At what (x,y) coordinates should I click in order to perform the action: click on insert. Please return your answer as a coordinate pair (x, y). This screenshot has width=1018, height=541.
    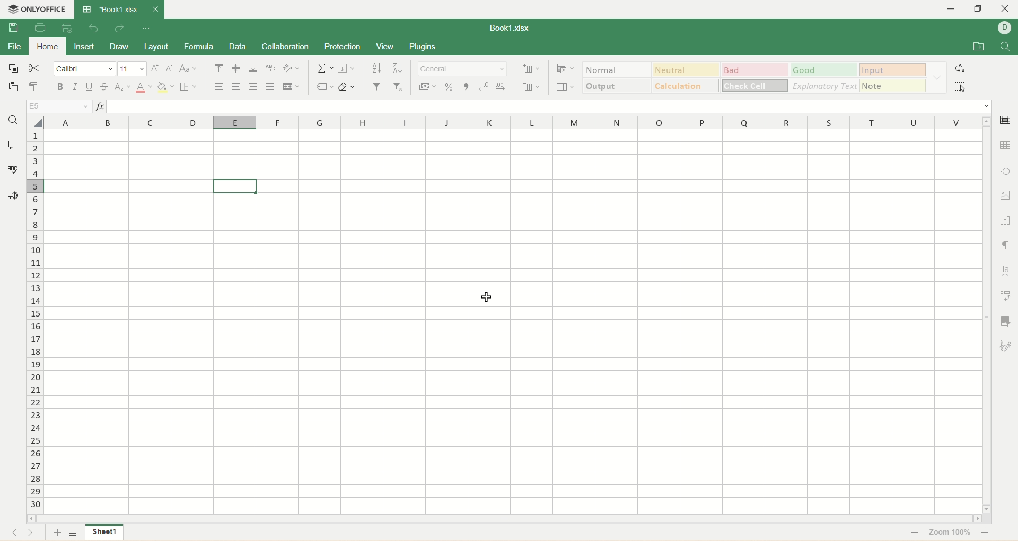
    Looking at the image, I should click on (85, 46).